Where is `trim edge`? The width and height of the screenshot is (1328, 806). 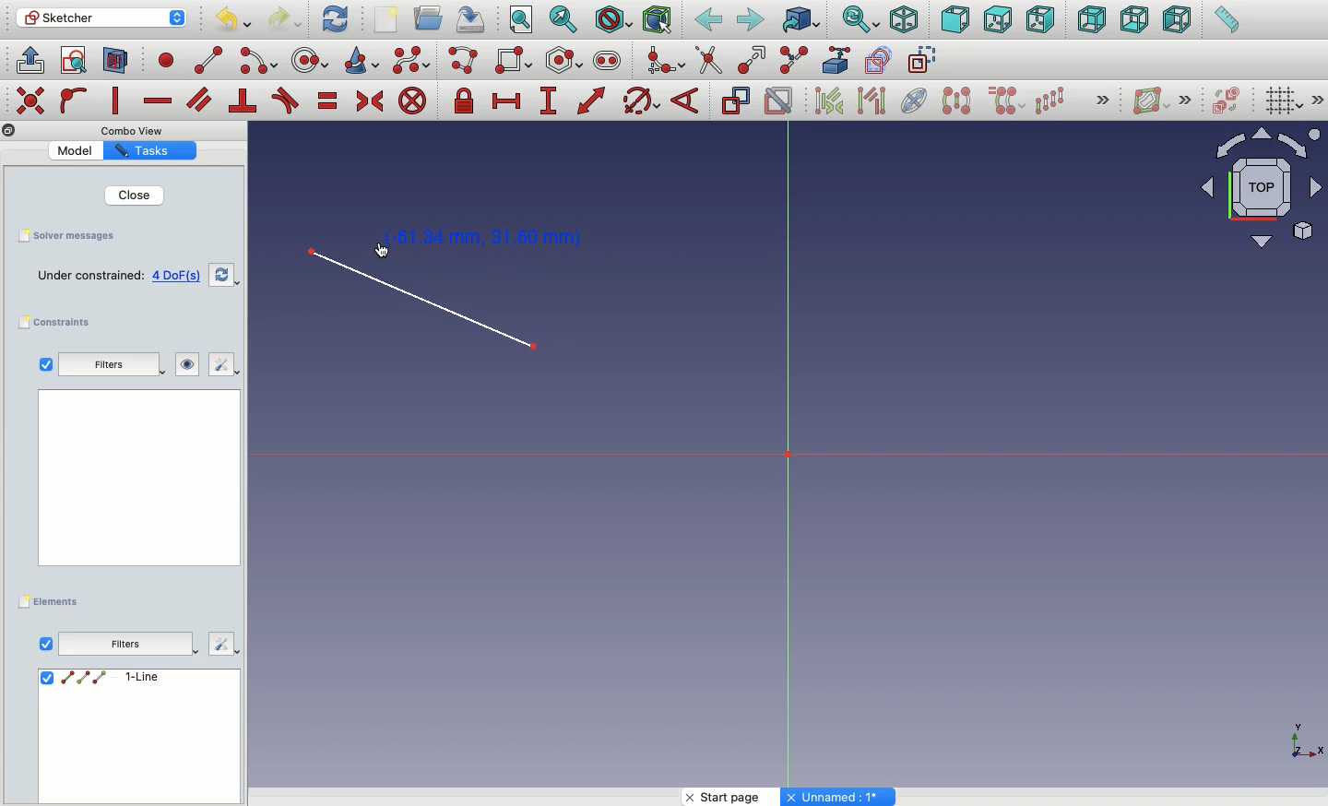 trim edge is located at coordinates (708, 61).